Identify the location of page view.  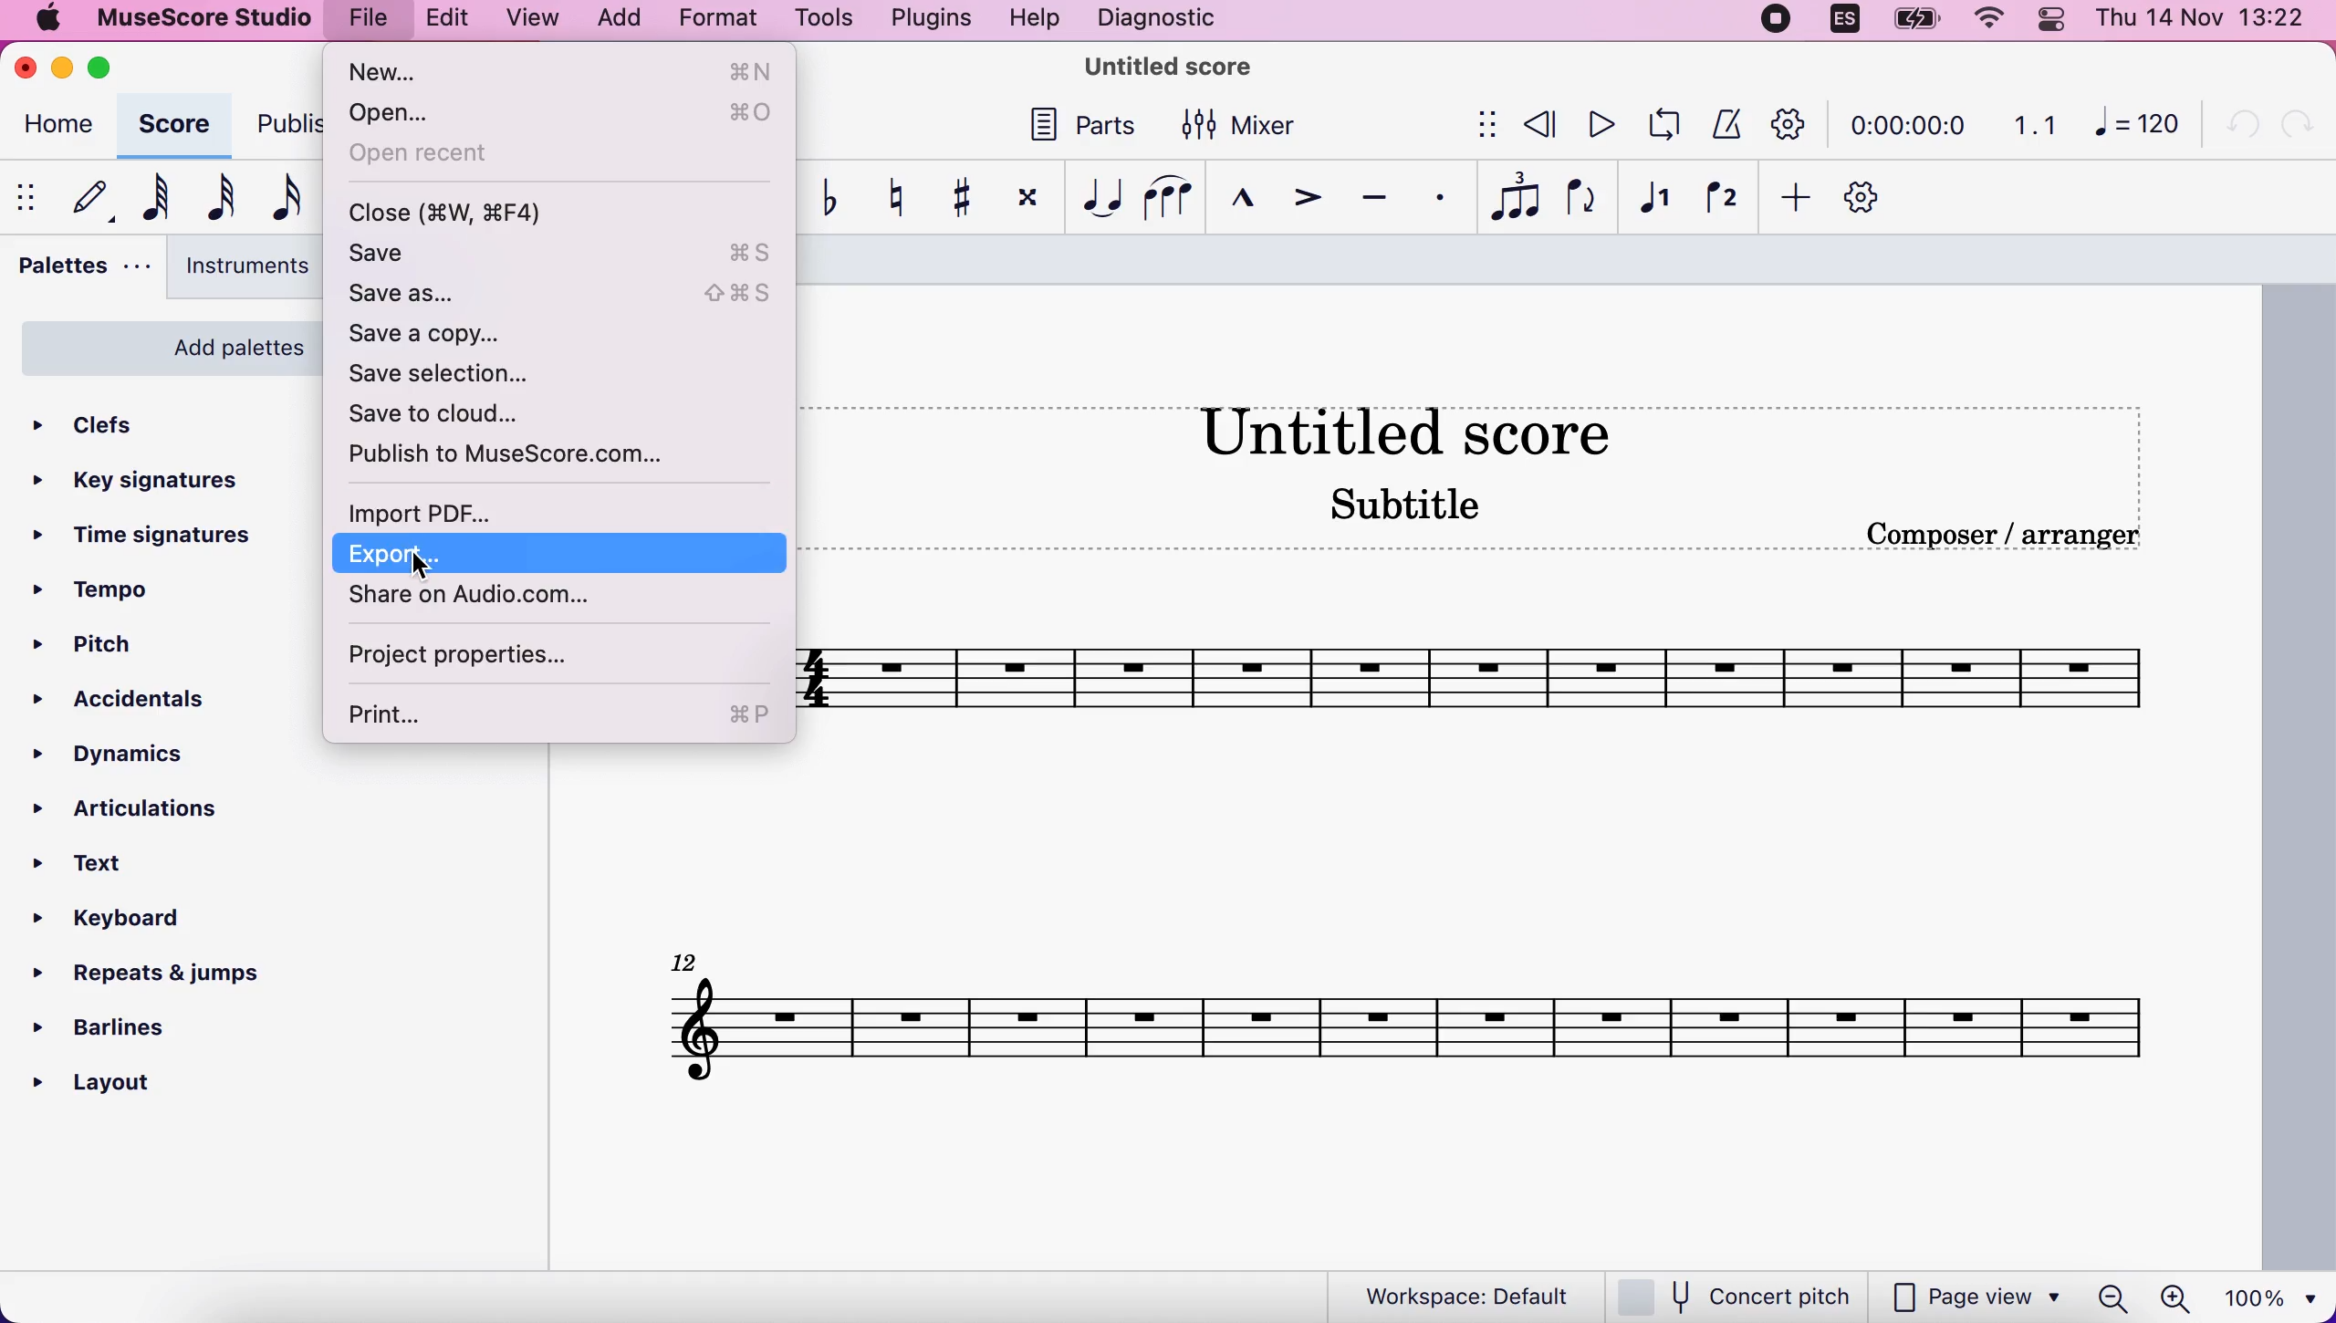
(1976, 1298).